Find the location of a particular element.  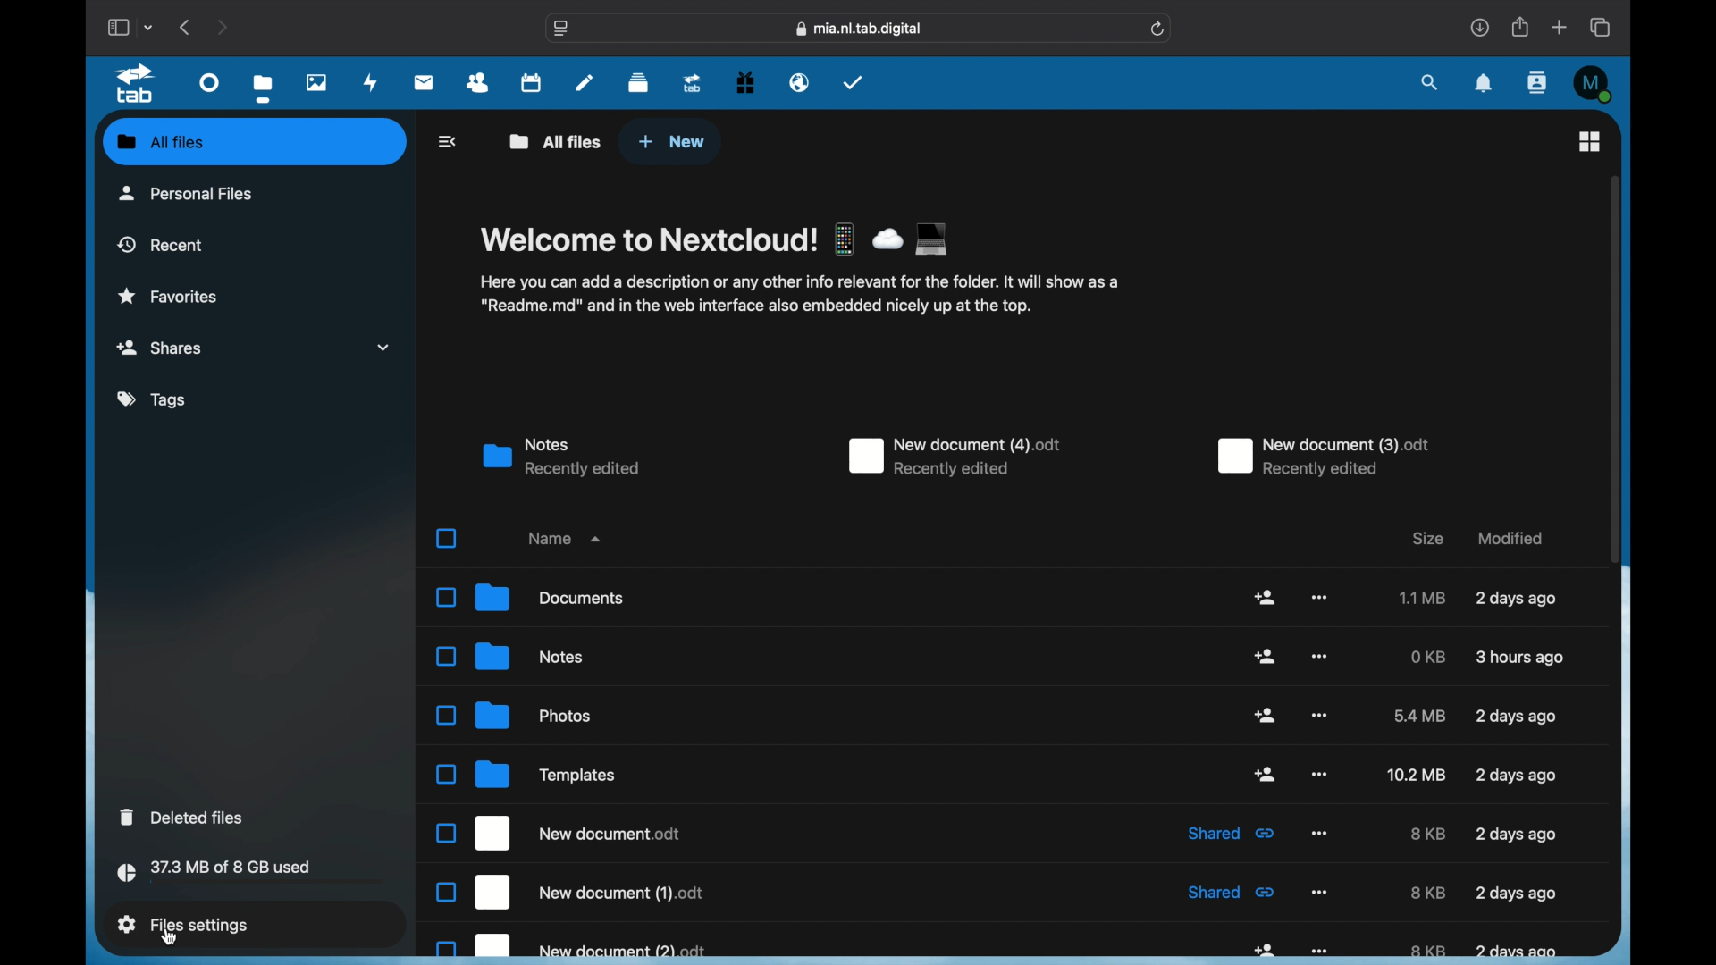

calendar is located at coordinates (531, 81).